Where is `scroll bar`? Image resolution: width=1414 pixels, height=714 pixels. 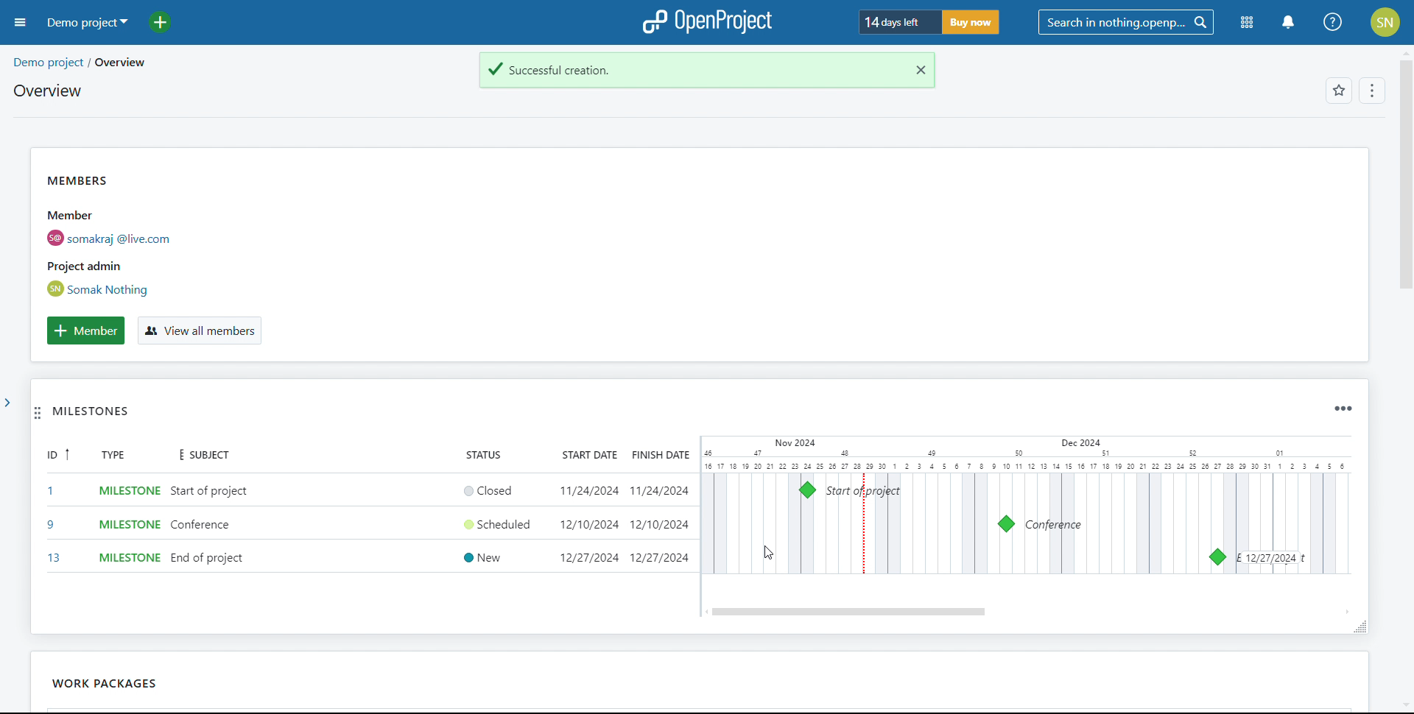 scroll bar is located at coordinates (854, 614).